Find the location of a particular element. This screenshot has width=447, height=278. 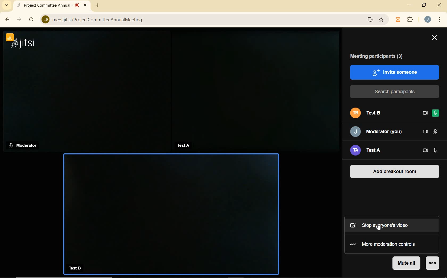

CONNECTION STATUS is located at coordinates (10, 39).